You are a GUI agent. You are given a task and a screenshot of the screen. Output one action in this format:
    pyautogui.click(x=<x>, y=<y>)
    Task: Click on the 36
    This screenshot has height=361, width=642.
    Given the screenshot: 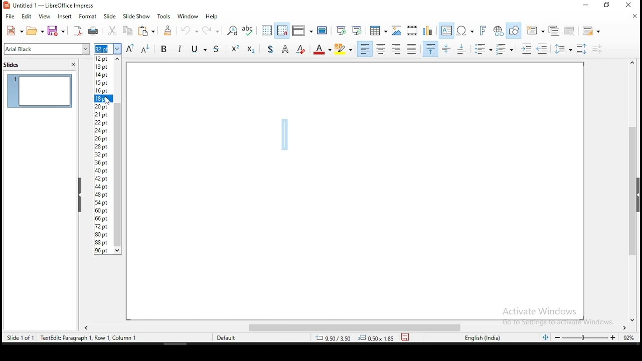 What is the action you would take?
    pyautogui.click(x=103, y=162)
    